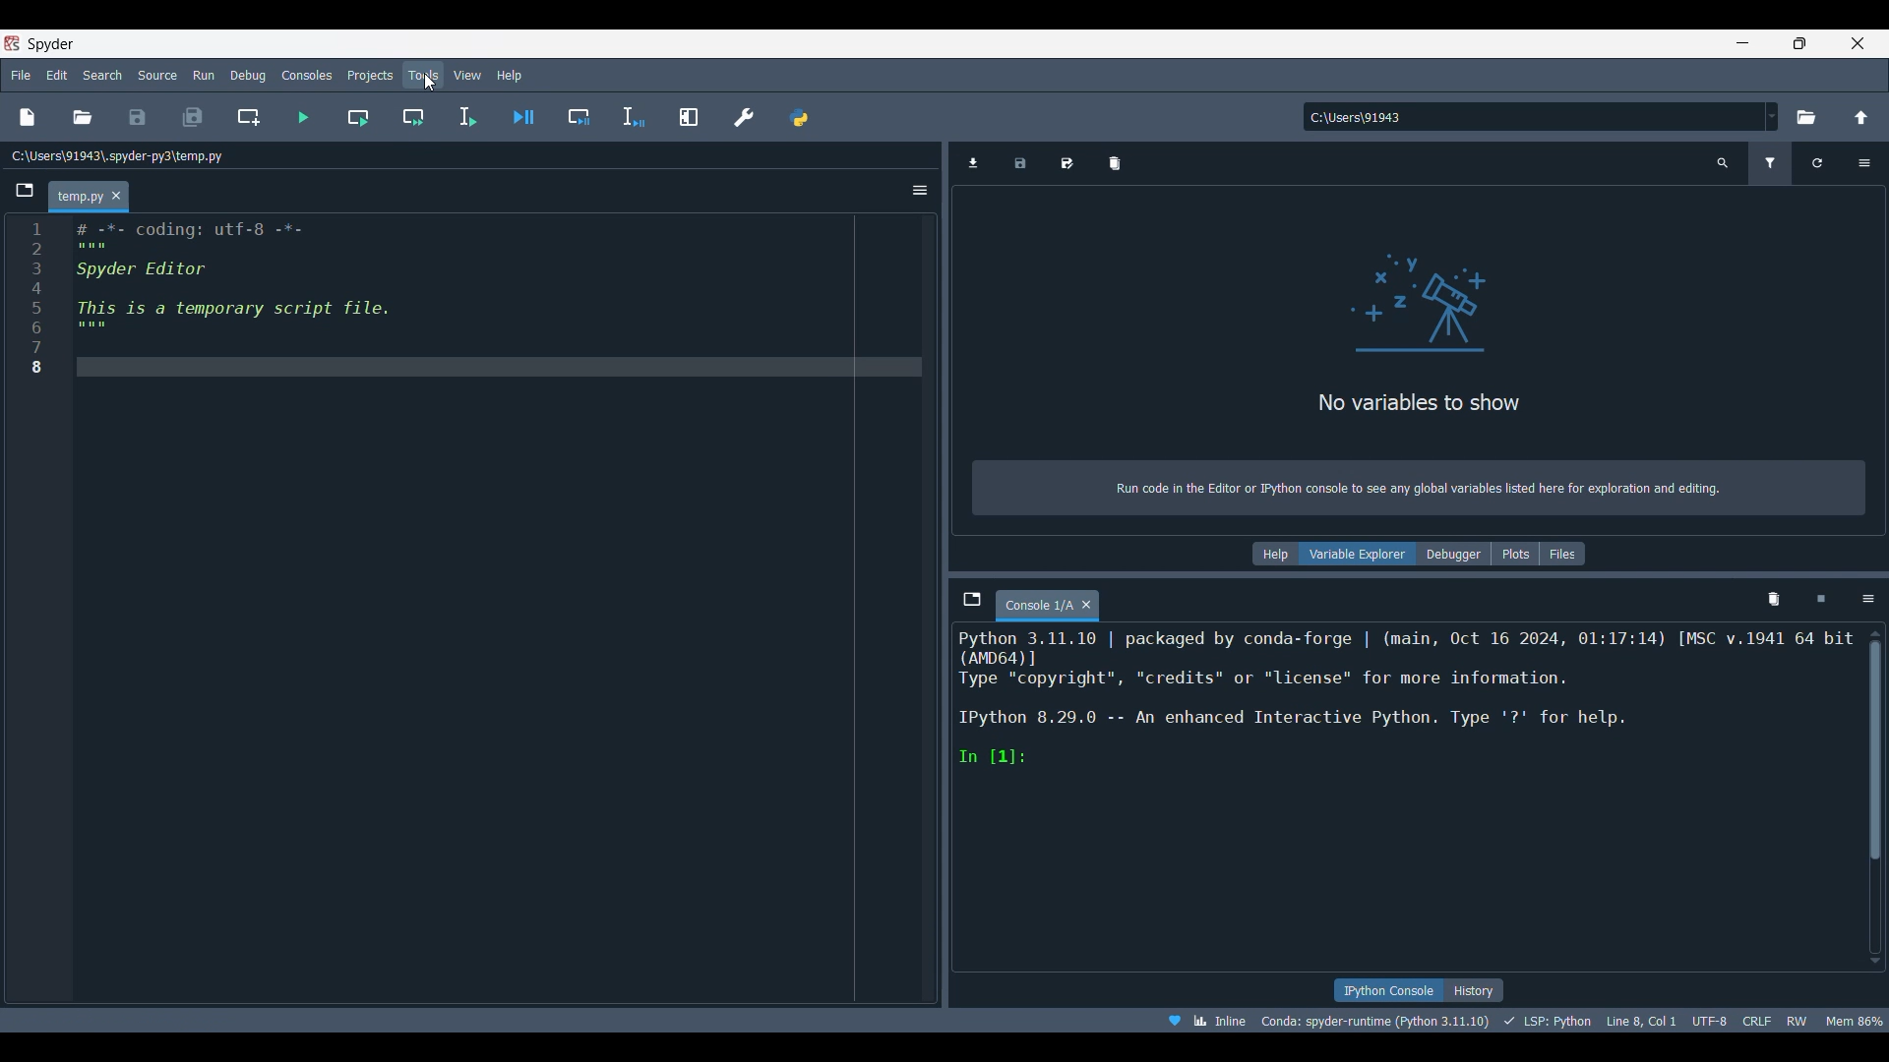 The height and width of the screenshot is (1062, 1889). What do you see at coordinates (1711, 1018) in the screenshot?
I see `utf-8` at bounding box center [1711, 1018].